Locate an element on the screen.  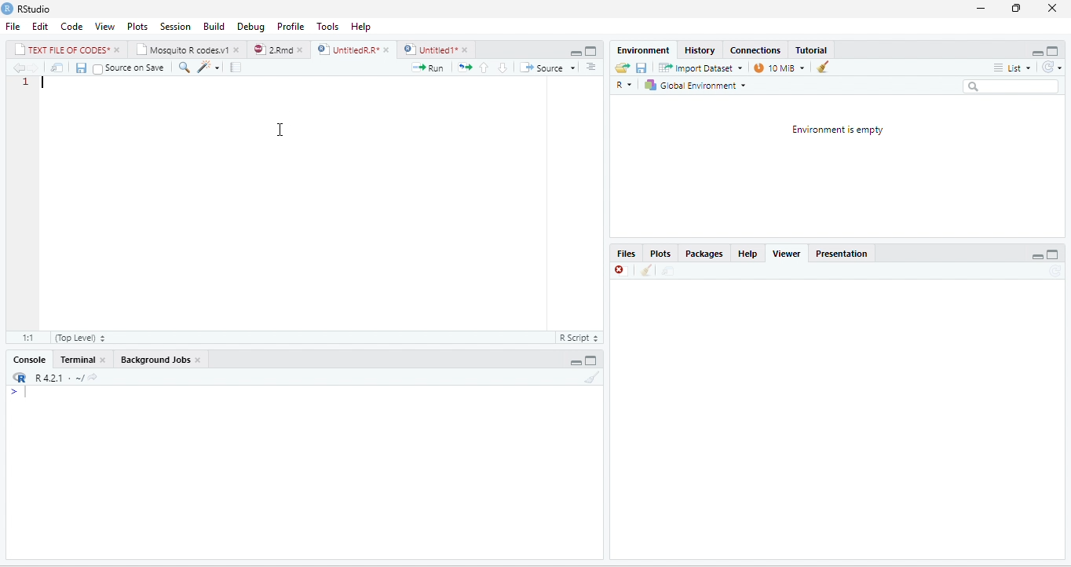
) | Untitled 1* is located at coordinates (429, 49).